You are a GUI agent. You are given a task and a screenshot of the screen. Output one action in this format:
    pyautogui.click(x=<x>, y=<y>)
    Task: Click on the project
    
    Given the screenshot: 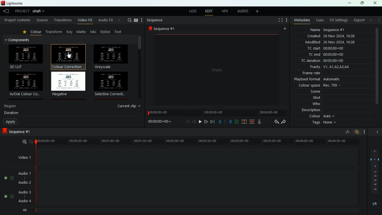 What is the action you would take?
    pyautogui.click(x=21, y=11)
    